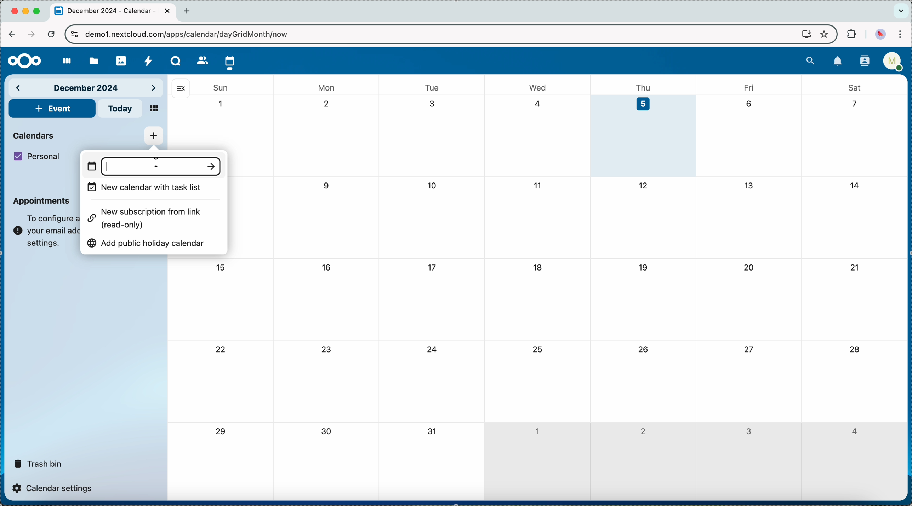 The width and height of the screenshot is (912, 506). I want to click on 12, so click(644, 186).